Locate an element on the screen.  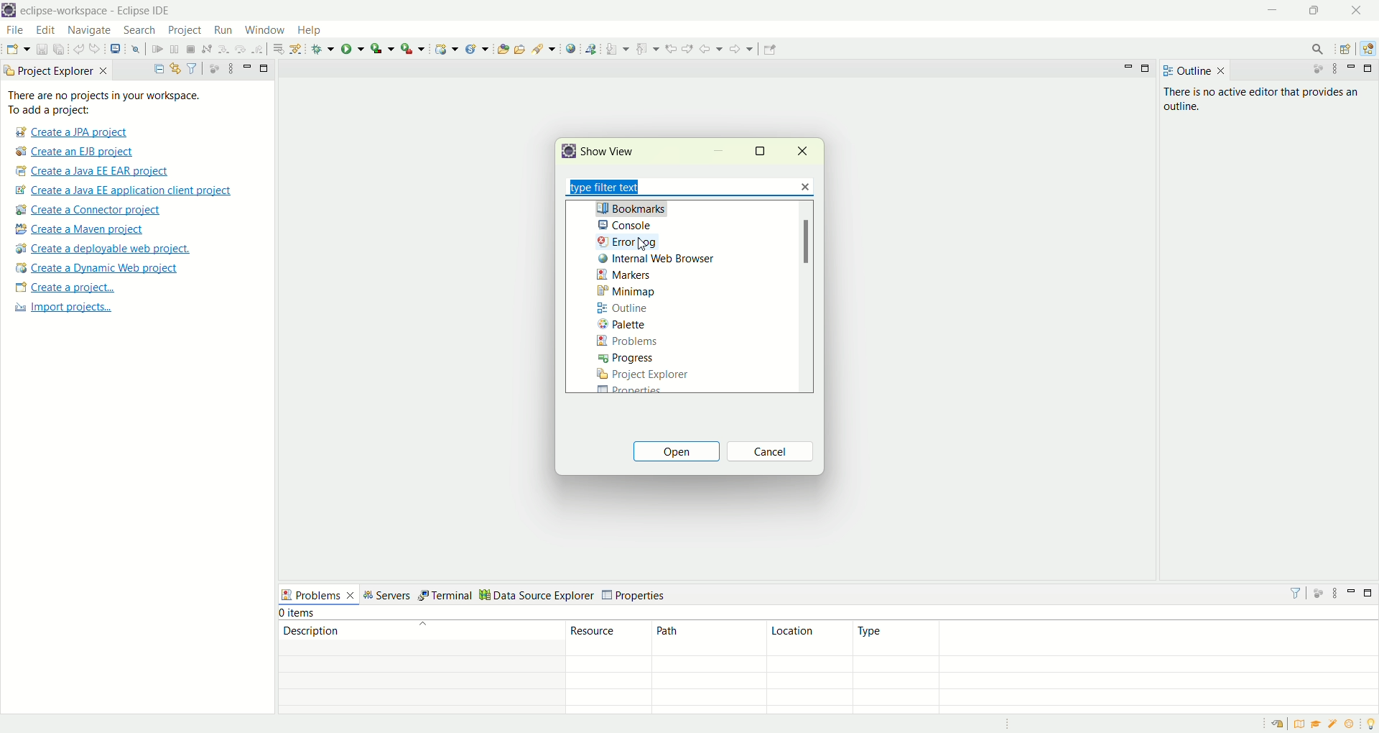
focus on active task is located at coordinates (1319, 70).